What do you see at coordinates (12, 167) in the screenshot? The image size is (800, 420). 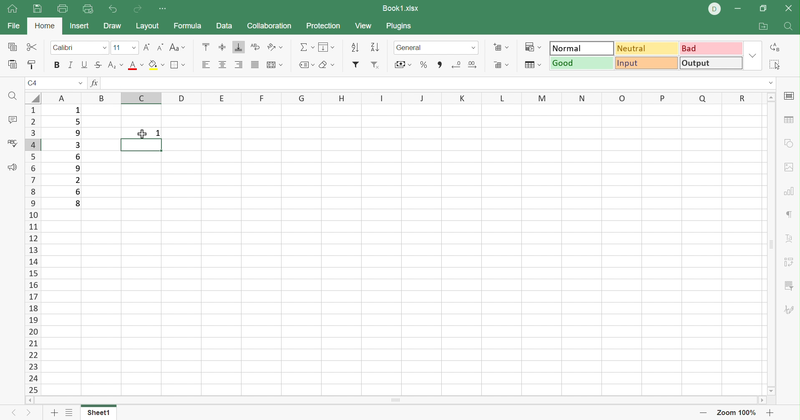 I see `Feedback & Support` at bounding box center [12, 167].